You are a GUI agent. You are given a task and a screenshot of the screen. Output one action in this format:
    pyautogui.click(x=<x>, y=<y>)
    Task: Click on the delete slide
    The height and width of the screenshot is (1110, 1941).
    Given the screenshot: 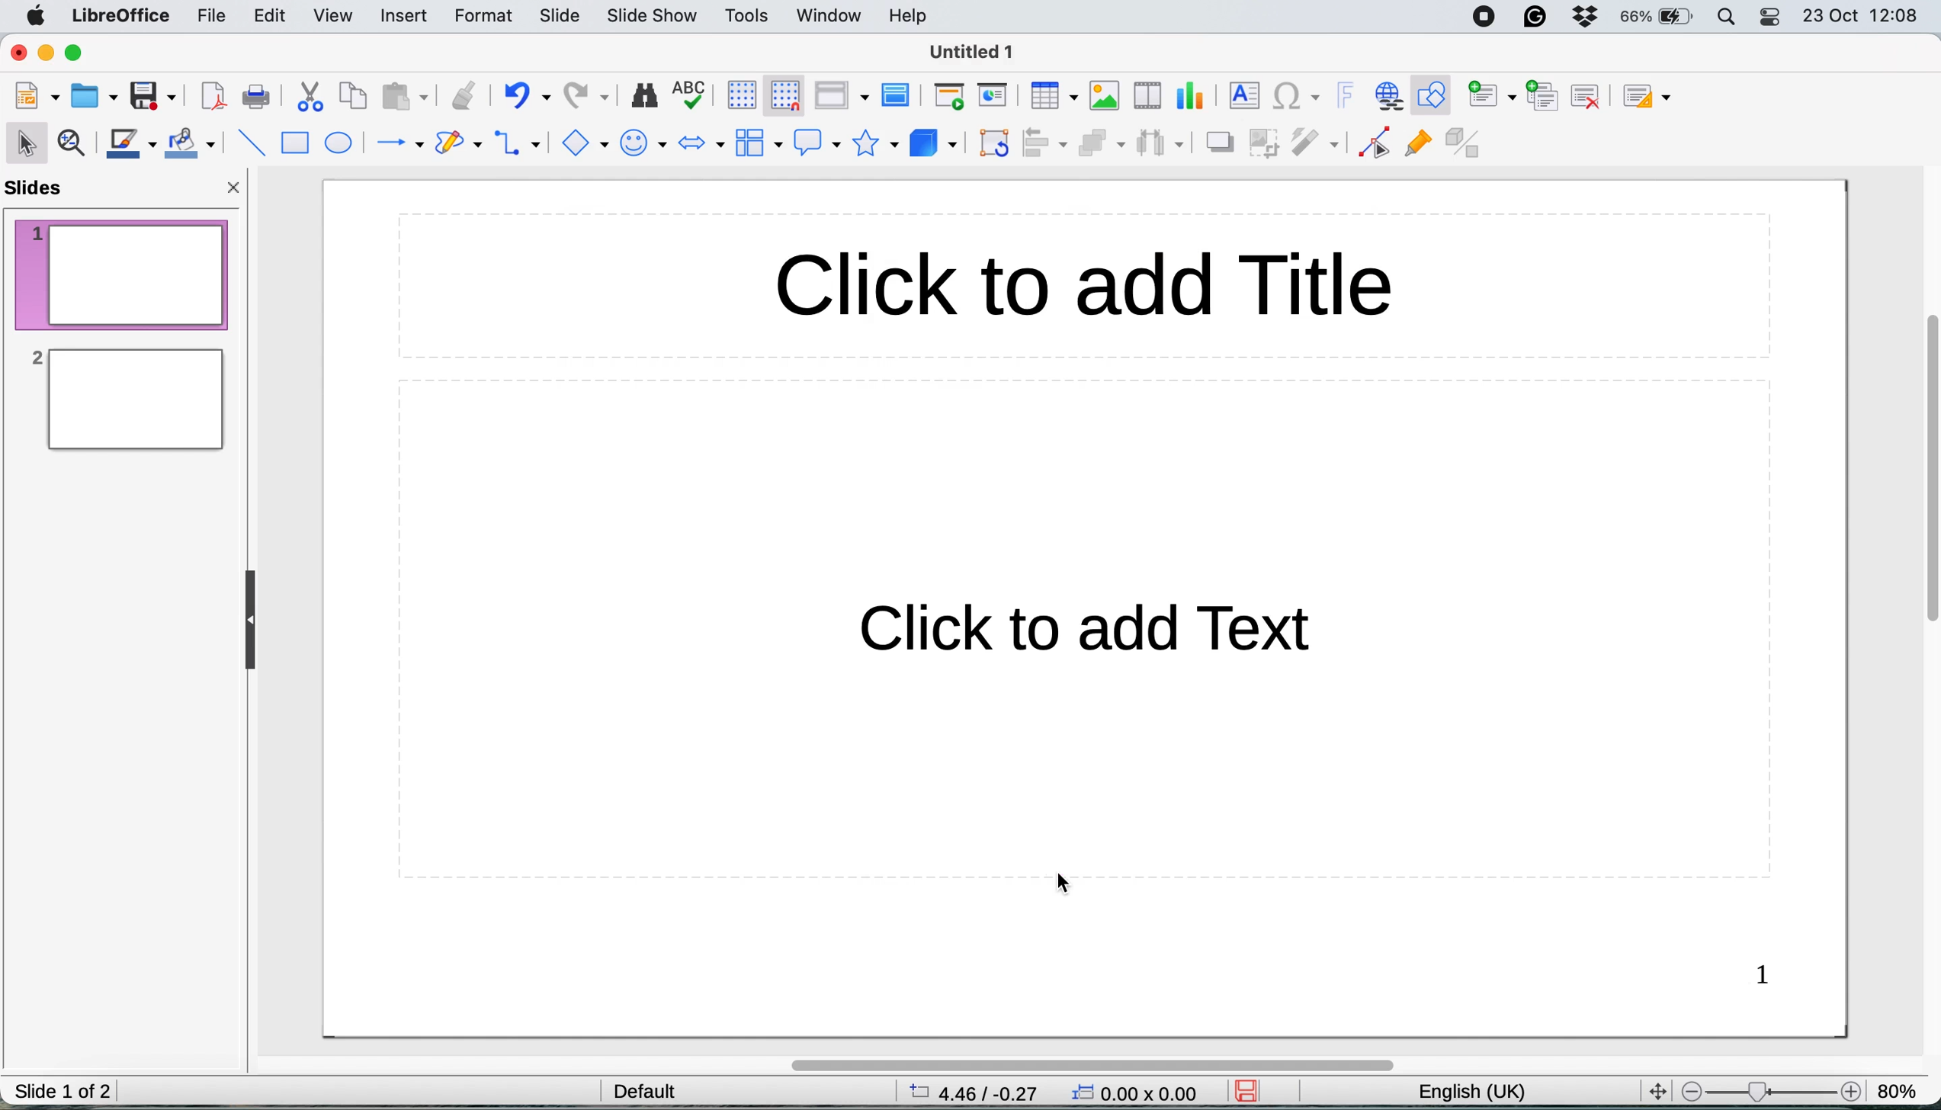 What is the action you would take?
    pyautogui.click(x=1586, y=95)
    